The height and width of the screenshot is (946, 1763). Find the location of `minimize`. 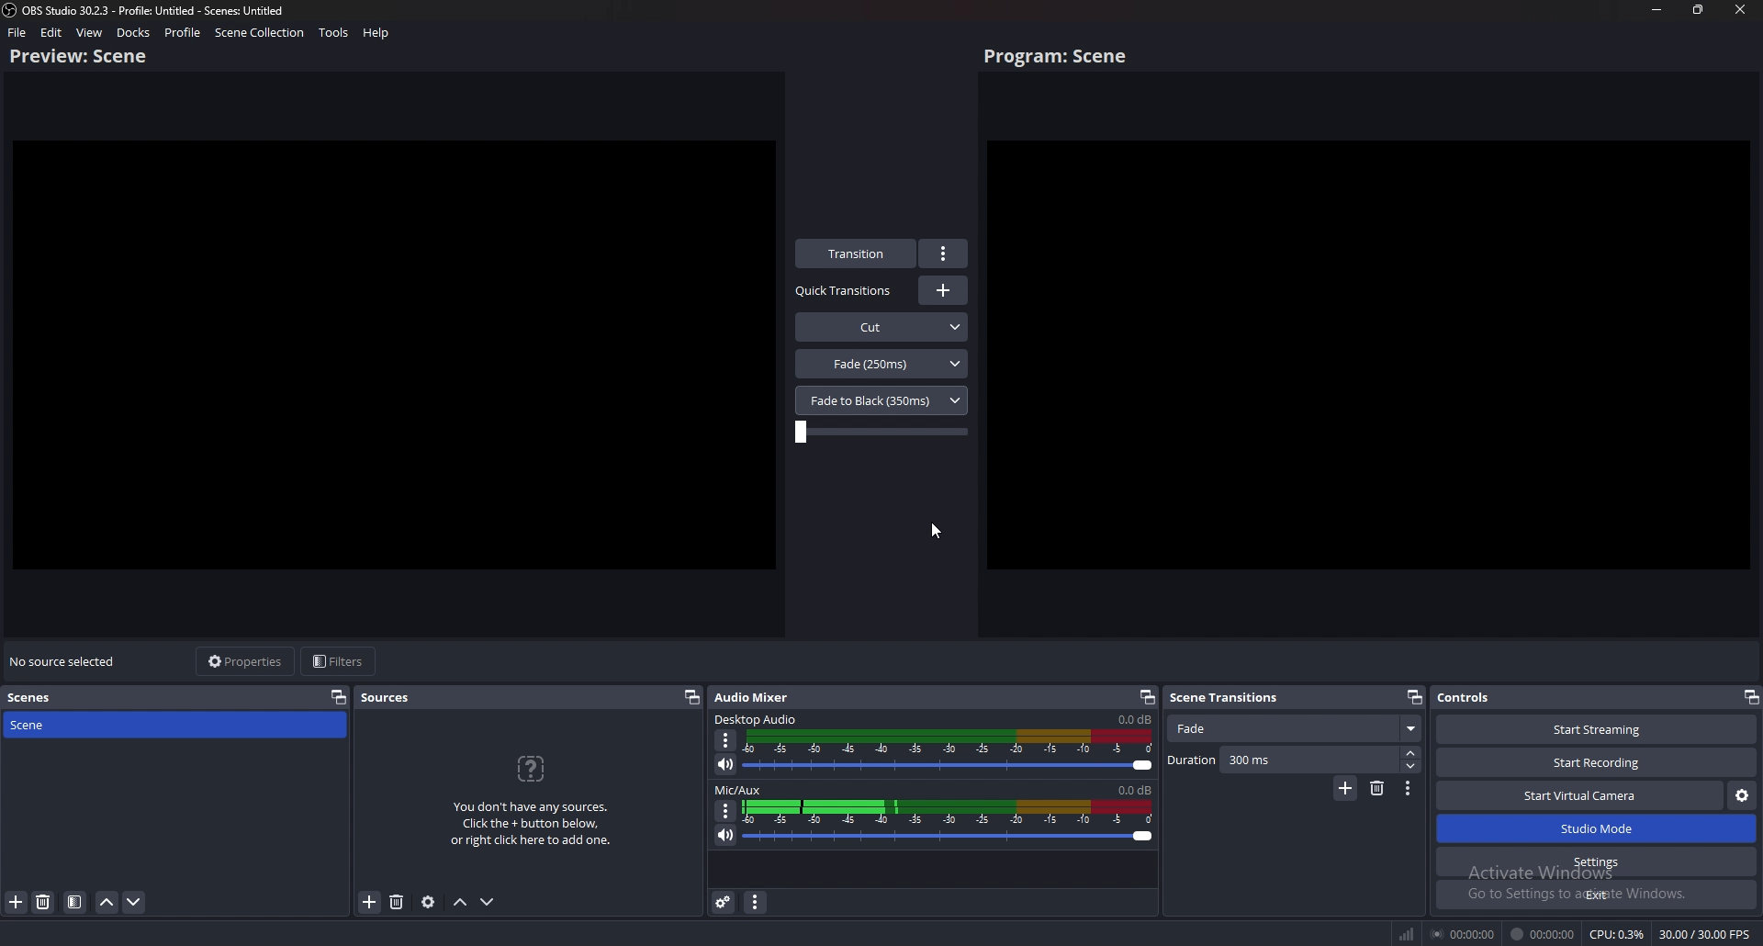

minimize is located at coordinates (1658, 9).